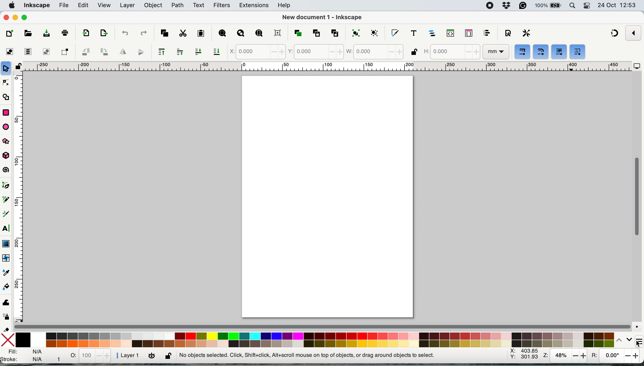 This screenshot has height=366, width=644. Describe the element at coordinates (6, 272) in the screenshot. I see `dropper tool` at that location.